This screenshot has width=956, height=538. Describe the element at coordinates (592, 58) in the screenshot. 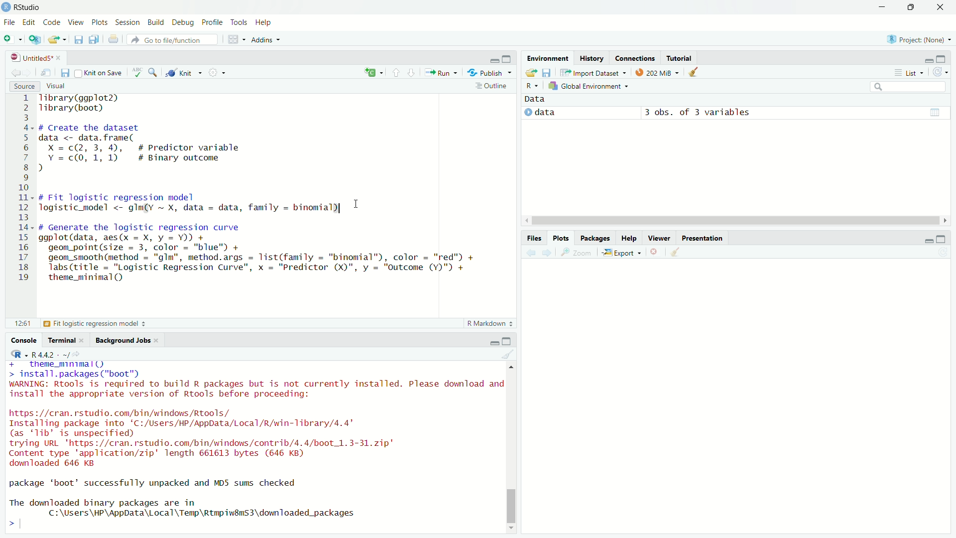

I see `History` at that location.